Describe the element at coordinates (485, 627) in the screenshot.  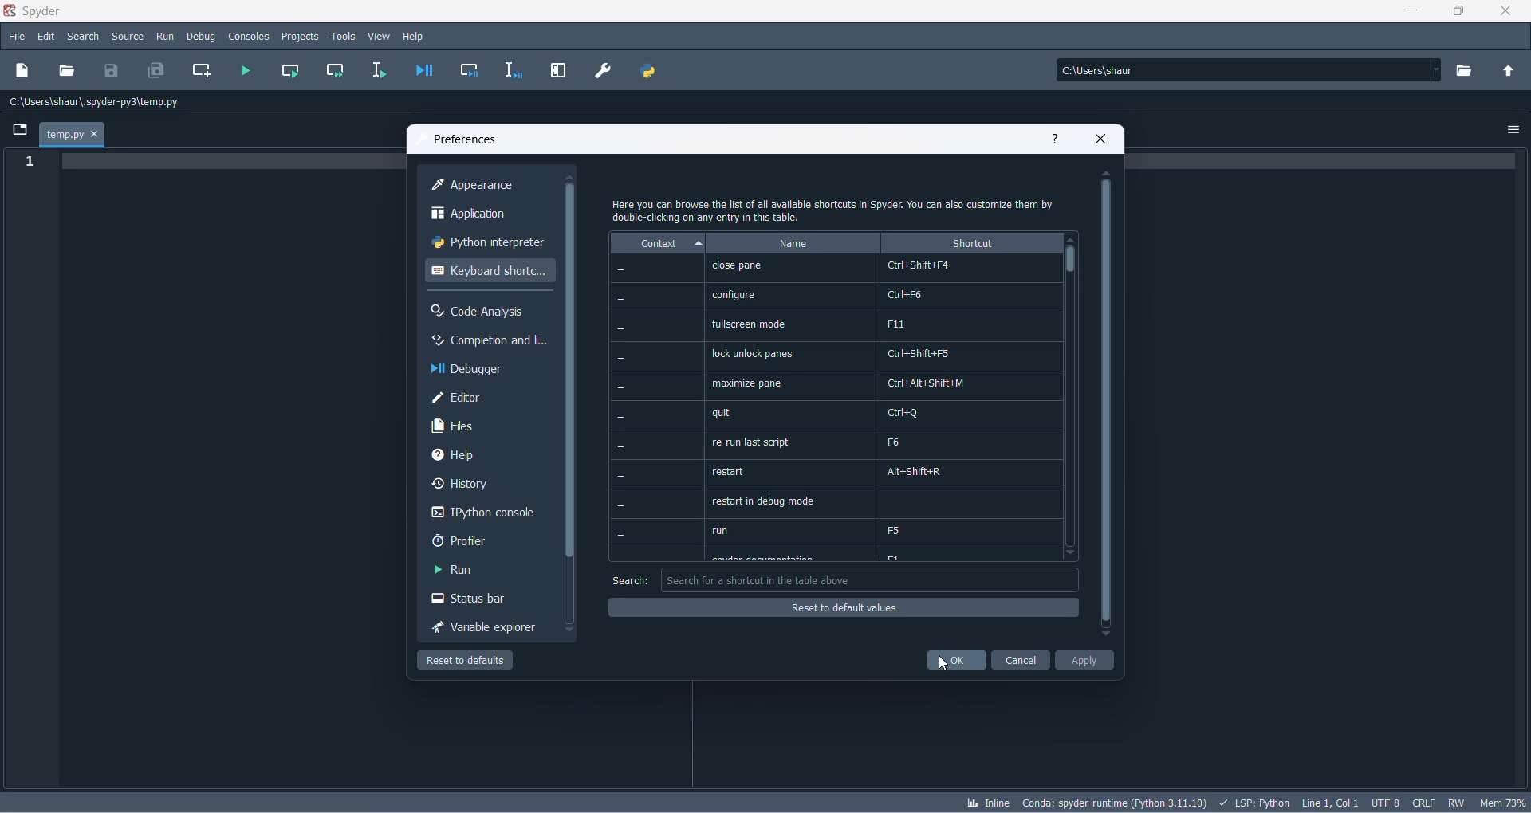
I see `variable explorer` at that location.